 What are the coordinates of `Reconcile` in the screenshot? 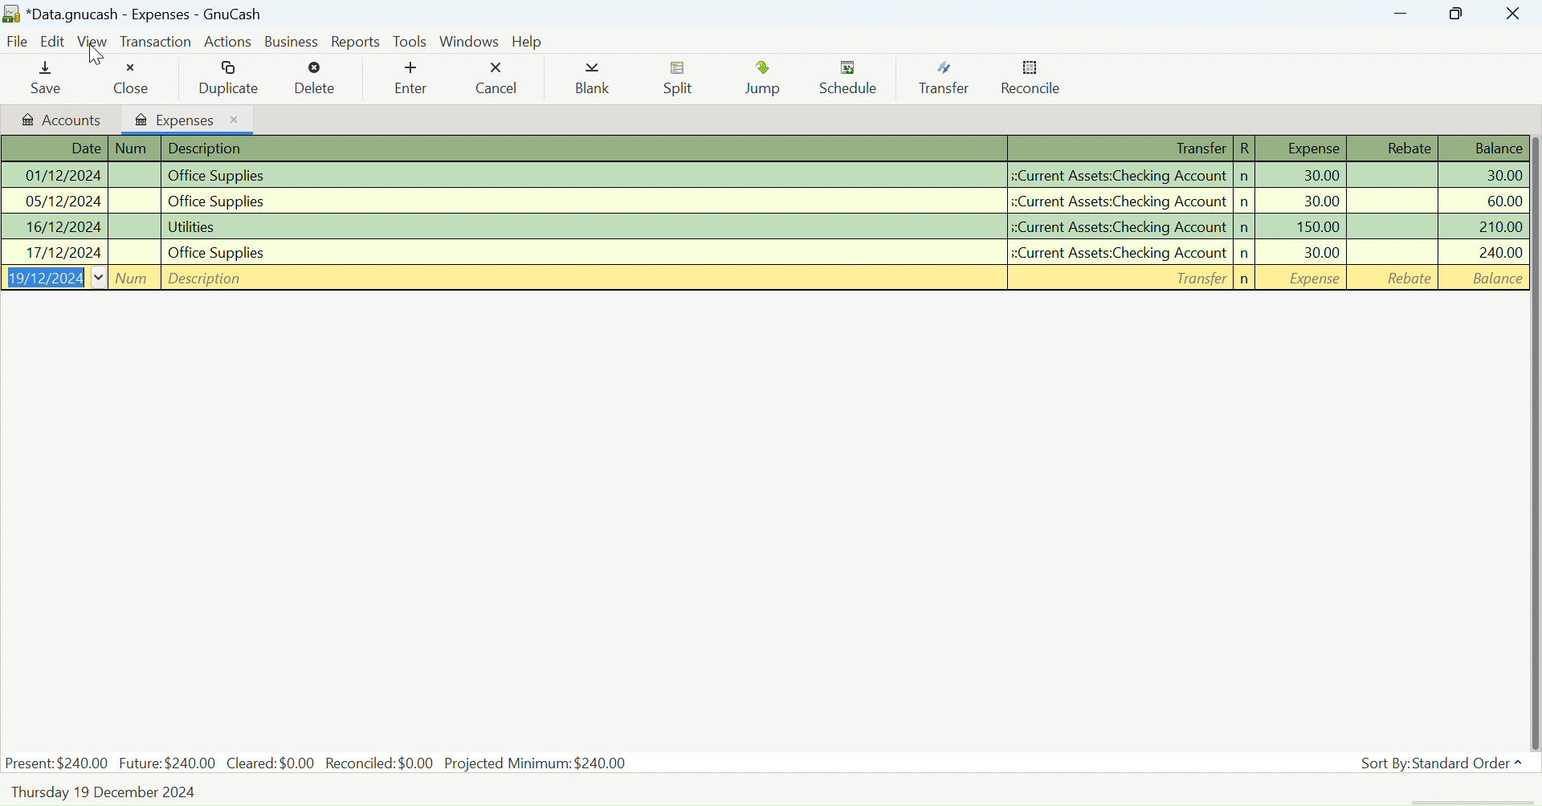 It's located at (1032, 81).